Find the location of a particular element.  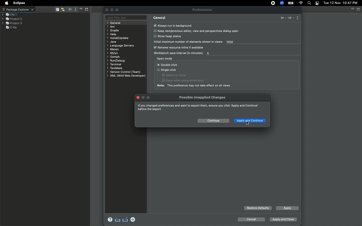

Package explorer is located at coordinates (18, 10).